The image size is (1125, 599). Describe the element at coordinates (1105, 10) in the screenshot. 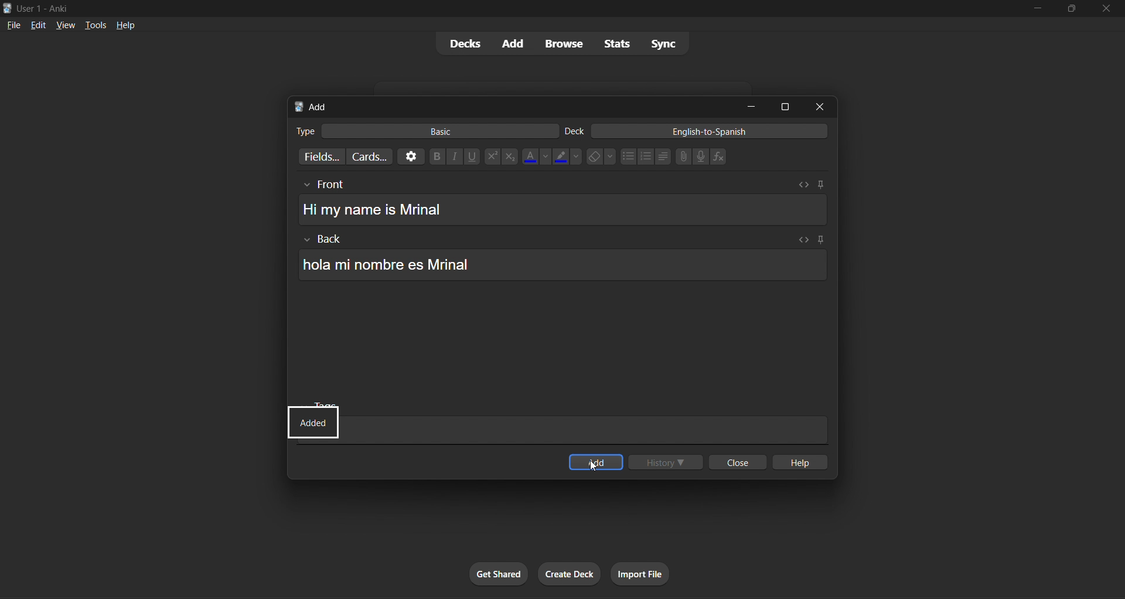

I see `close` at that location.